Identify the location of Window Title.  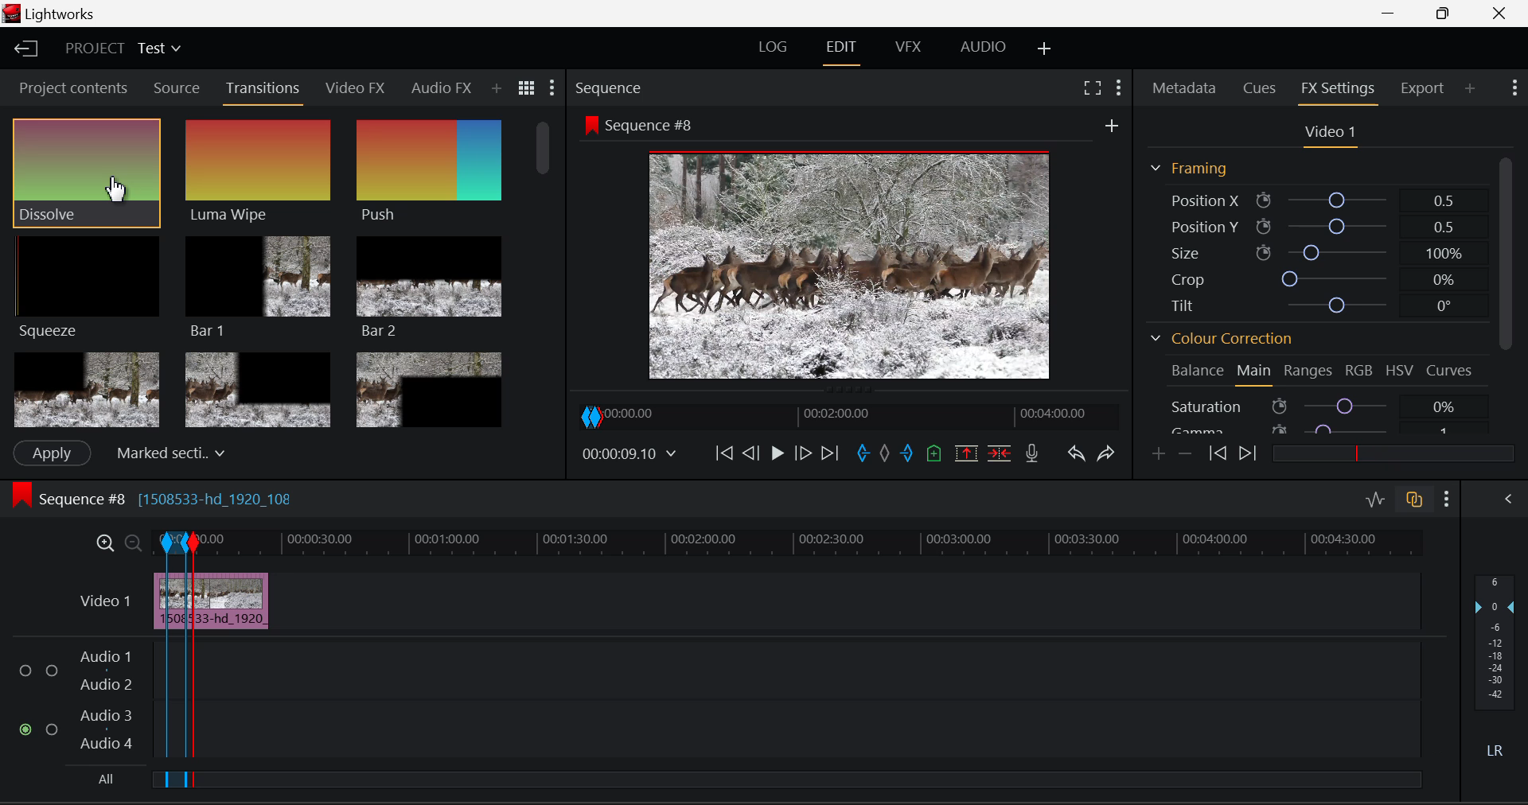
(51, 14).